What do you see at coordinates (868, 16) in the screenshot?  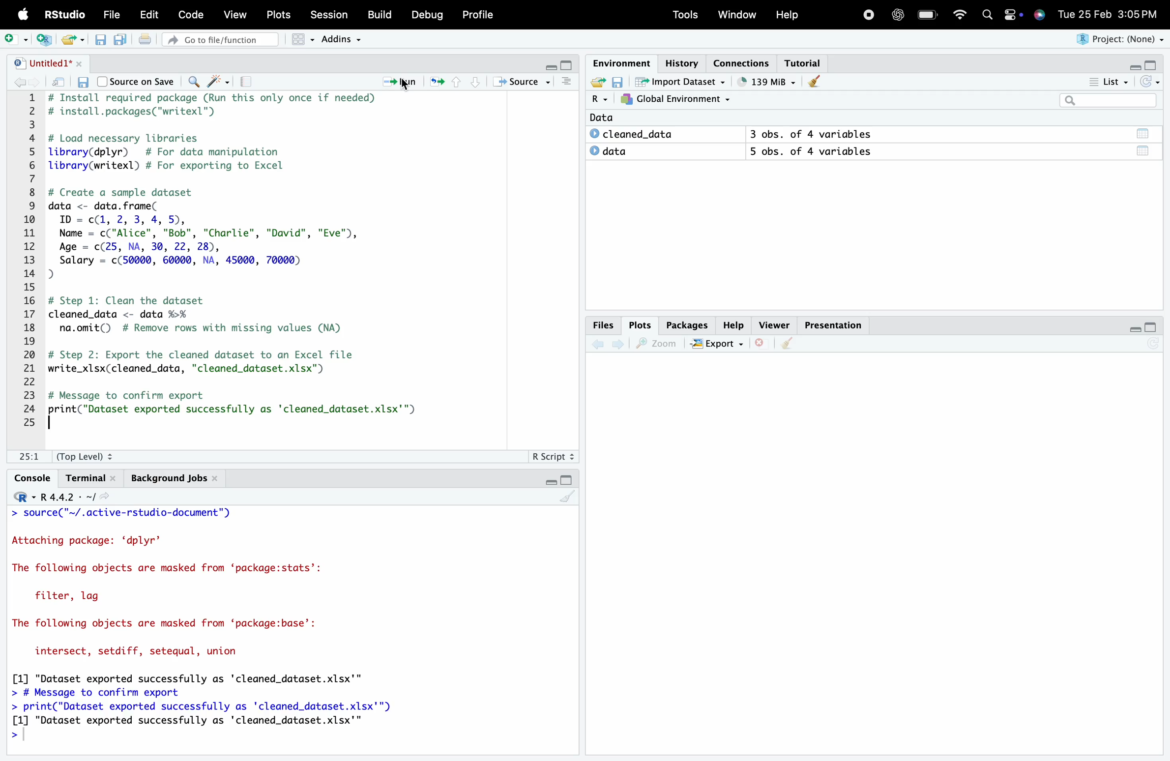 I see `Recording` at bounding box center [868, 16].